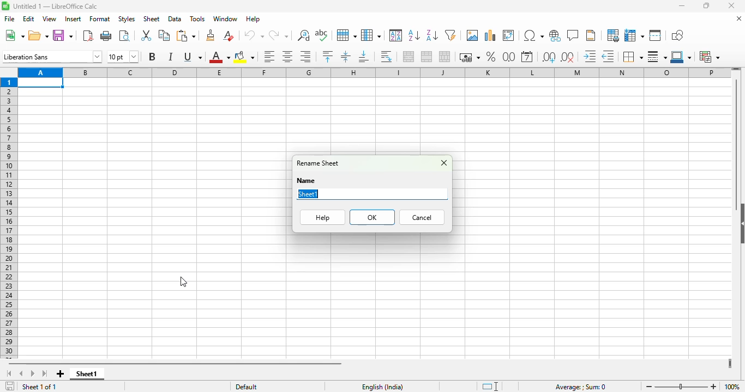 The width and height of the screenshot is (745, 392). Describe the element at coordinates (10, 19) in the screenshot. I see `file` at that location.